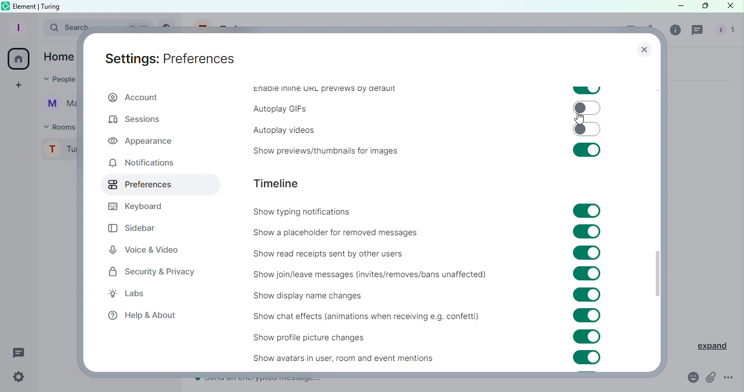  What do you see at coordinates (52, 6) in the screenshot?
I see `turing` at bounding box center [52, 6].